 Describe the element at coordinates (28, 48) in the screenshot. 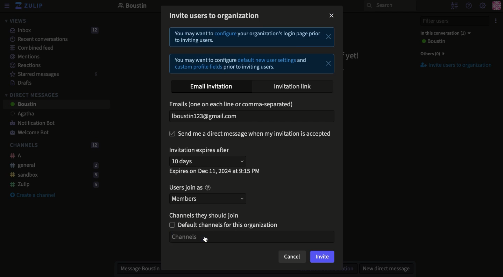

I see `Combined feed` at that location.